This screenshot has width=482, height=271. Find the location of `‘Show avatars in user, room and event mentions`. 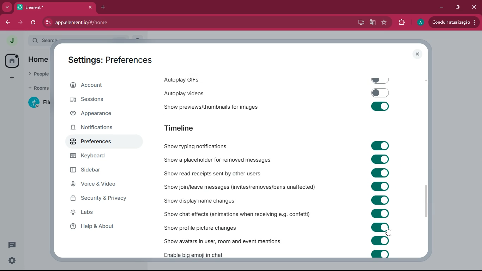

‘Show avatars in user, room and event mentions is located at coordinates (277, 241).